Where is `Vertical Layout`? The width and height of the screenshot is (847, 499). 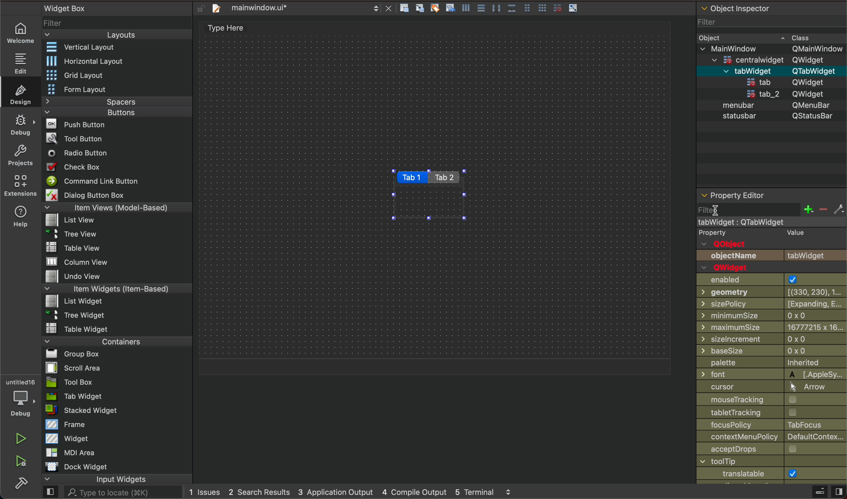 Vertical Layout is located at coordinates (79, 46).